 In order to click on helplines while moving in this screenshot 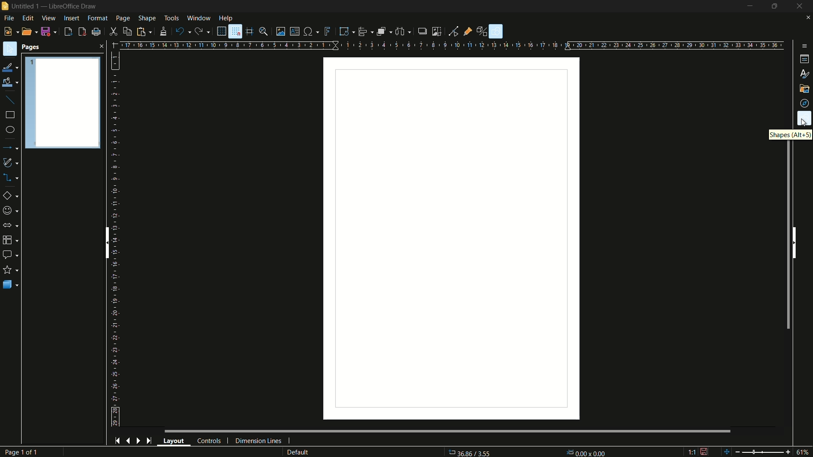, I will do `click(250, 32)`.